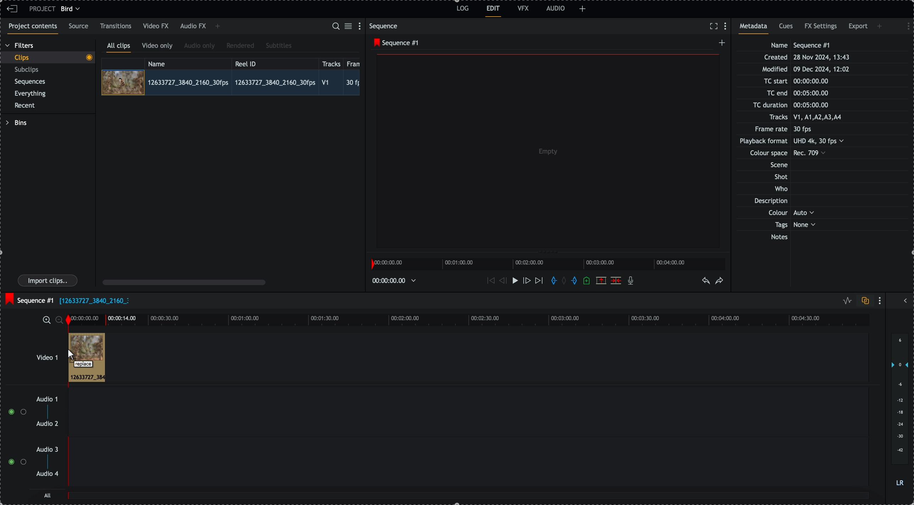  I want to click on add panel, so click(881, 26).